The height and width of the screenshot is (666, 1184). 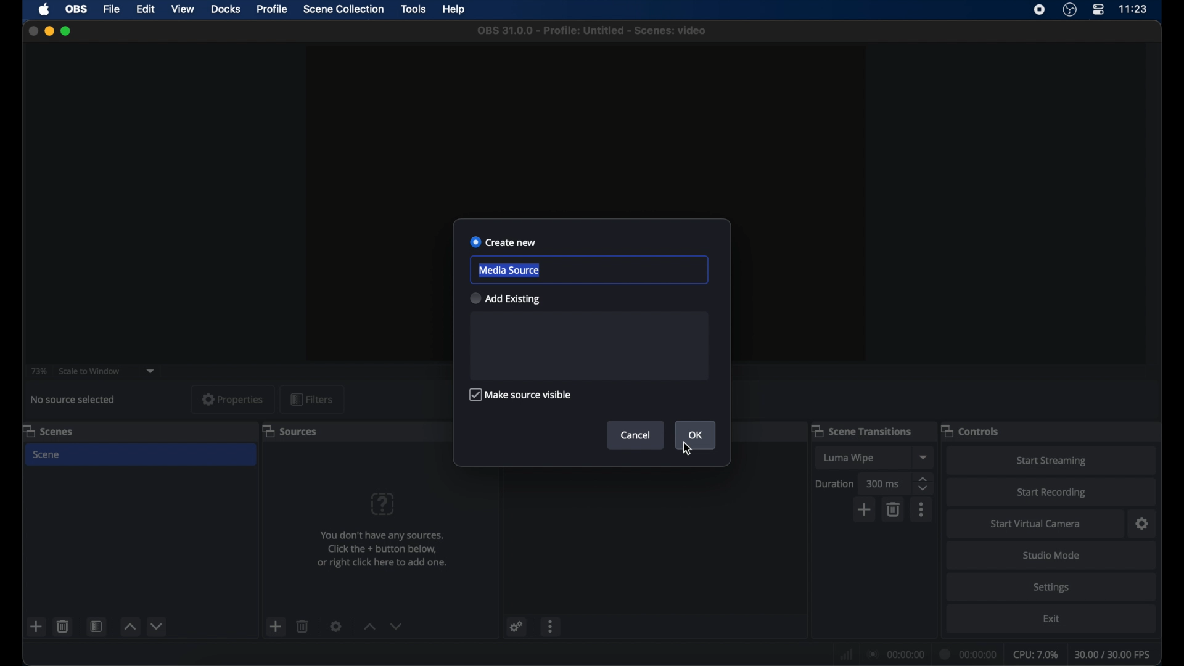 I want to click on obs studio, so click(x=1069, y=10).